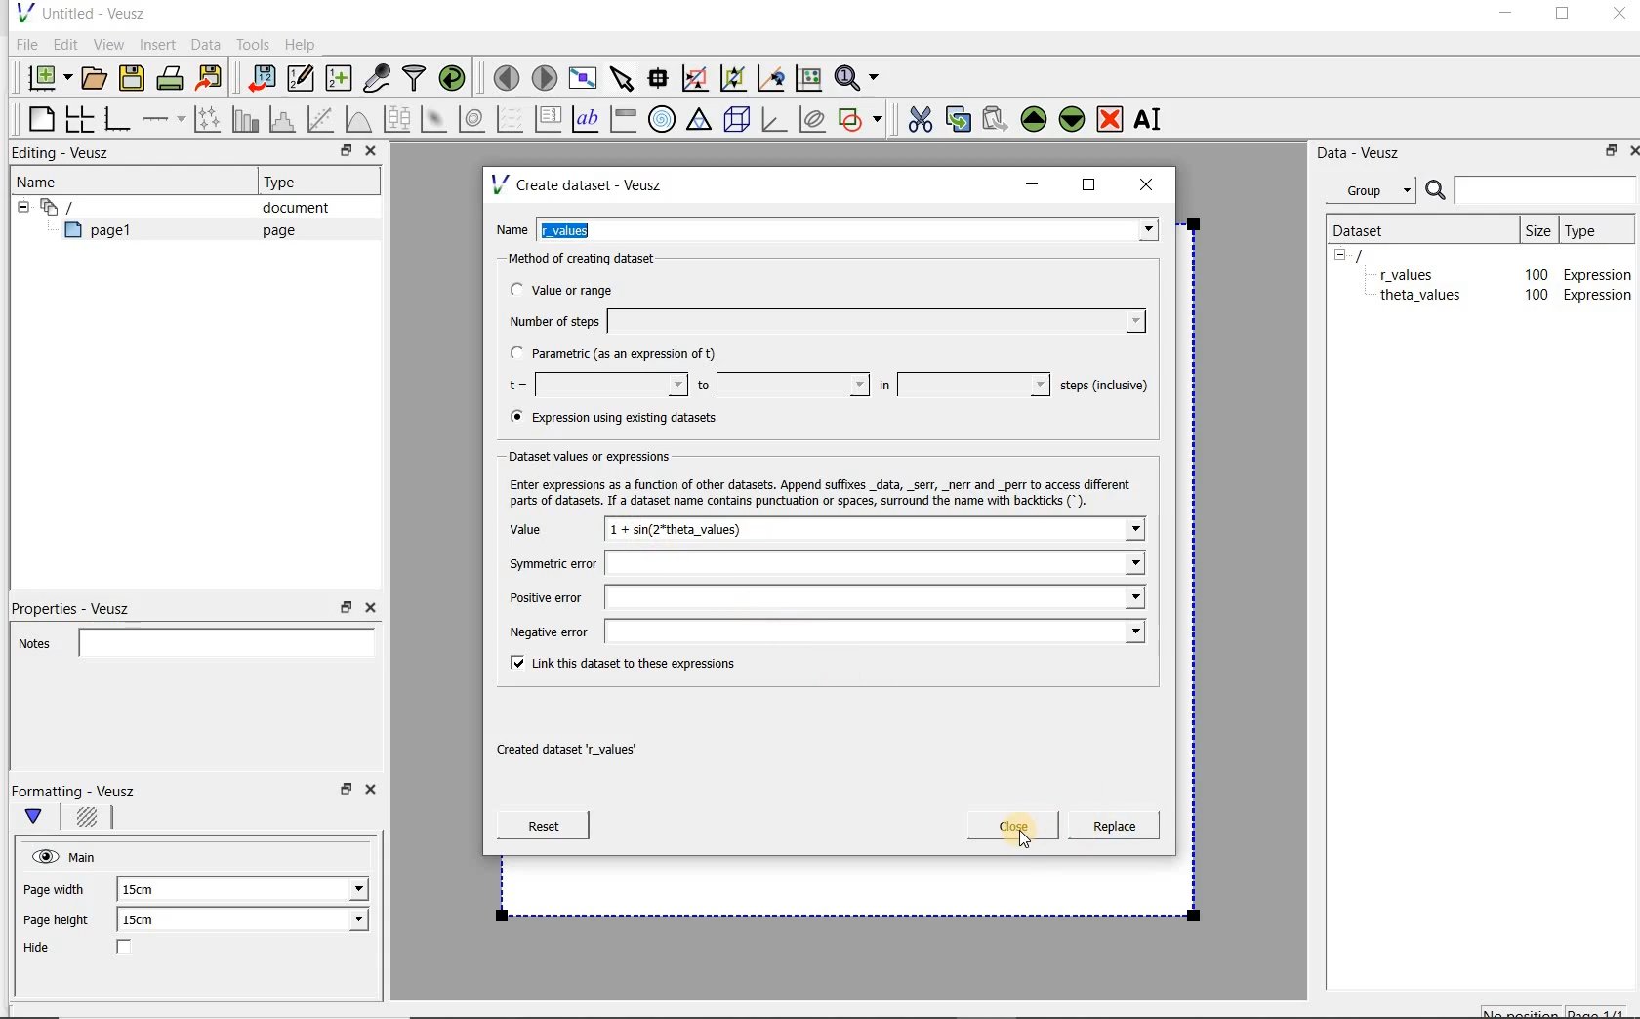 Image resolution: width=1640 pixels, height=1019 pixels. I want to click on /document name, so click(1376, 254).